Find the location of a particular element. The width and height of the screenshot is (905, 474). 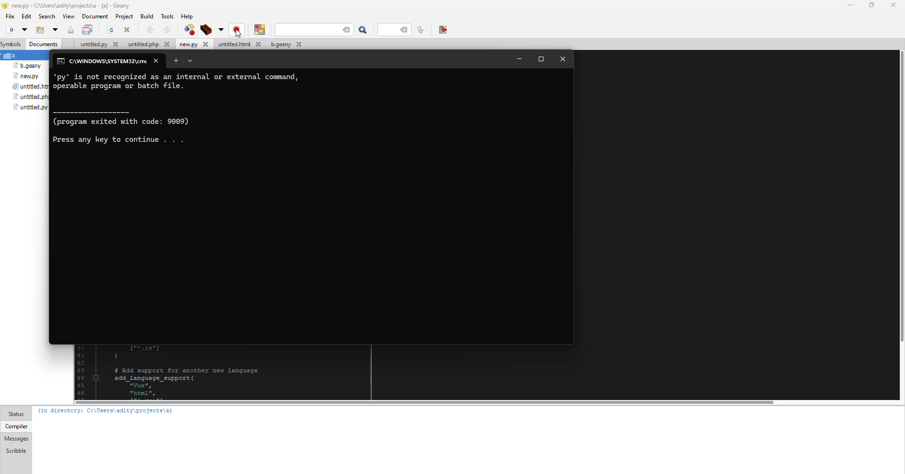

status is located at coordinates (18, 414).